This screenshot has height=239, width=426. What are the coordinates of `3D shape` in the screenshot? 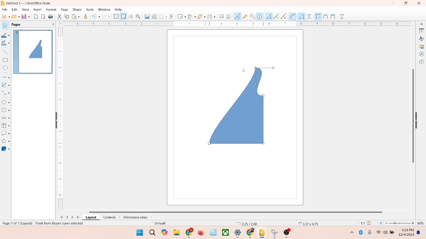 It's located at (6, 149).